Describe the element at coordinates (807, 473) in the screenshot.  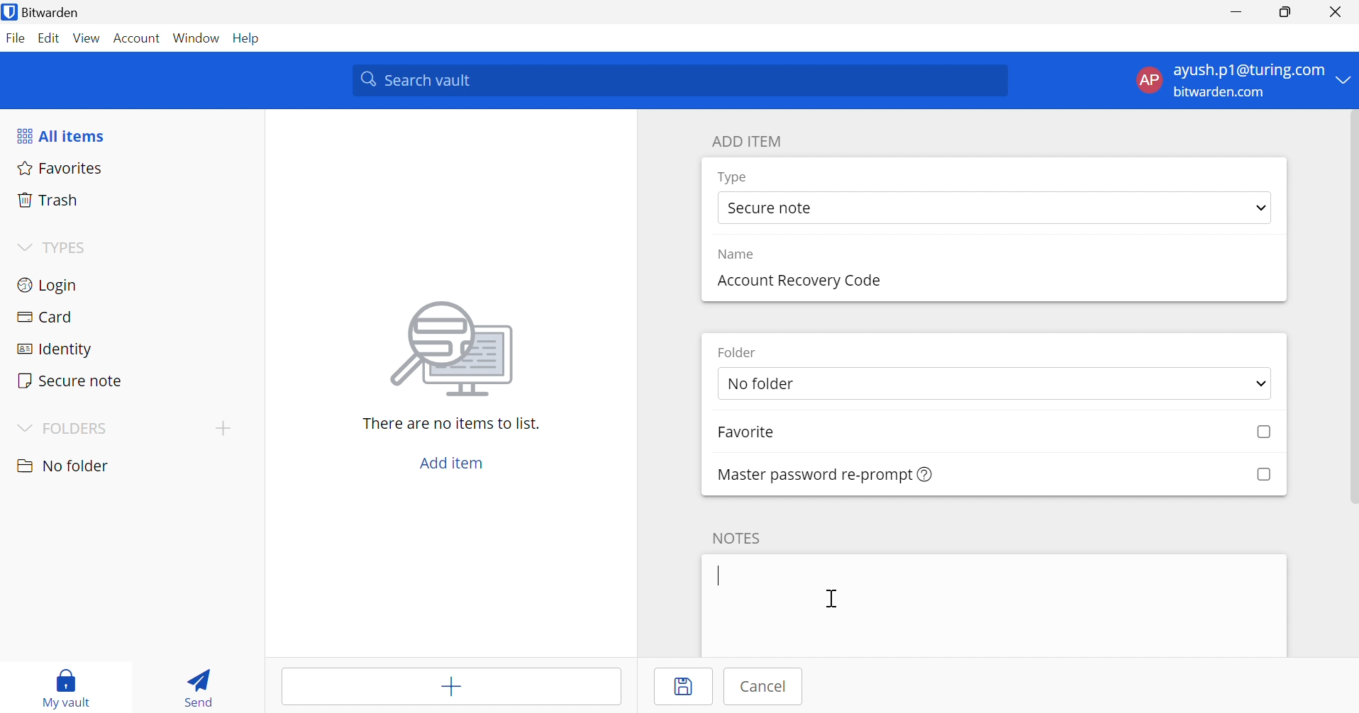
I see `Master password re-prompt @` at that location.